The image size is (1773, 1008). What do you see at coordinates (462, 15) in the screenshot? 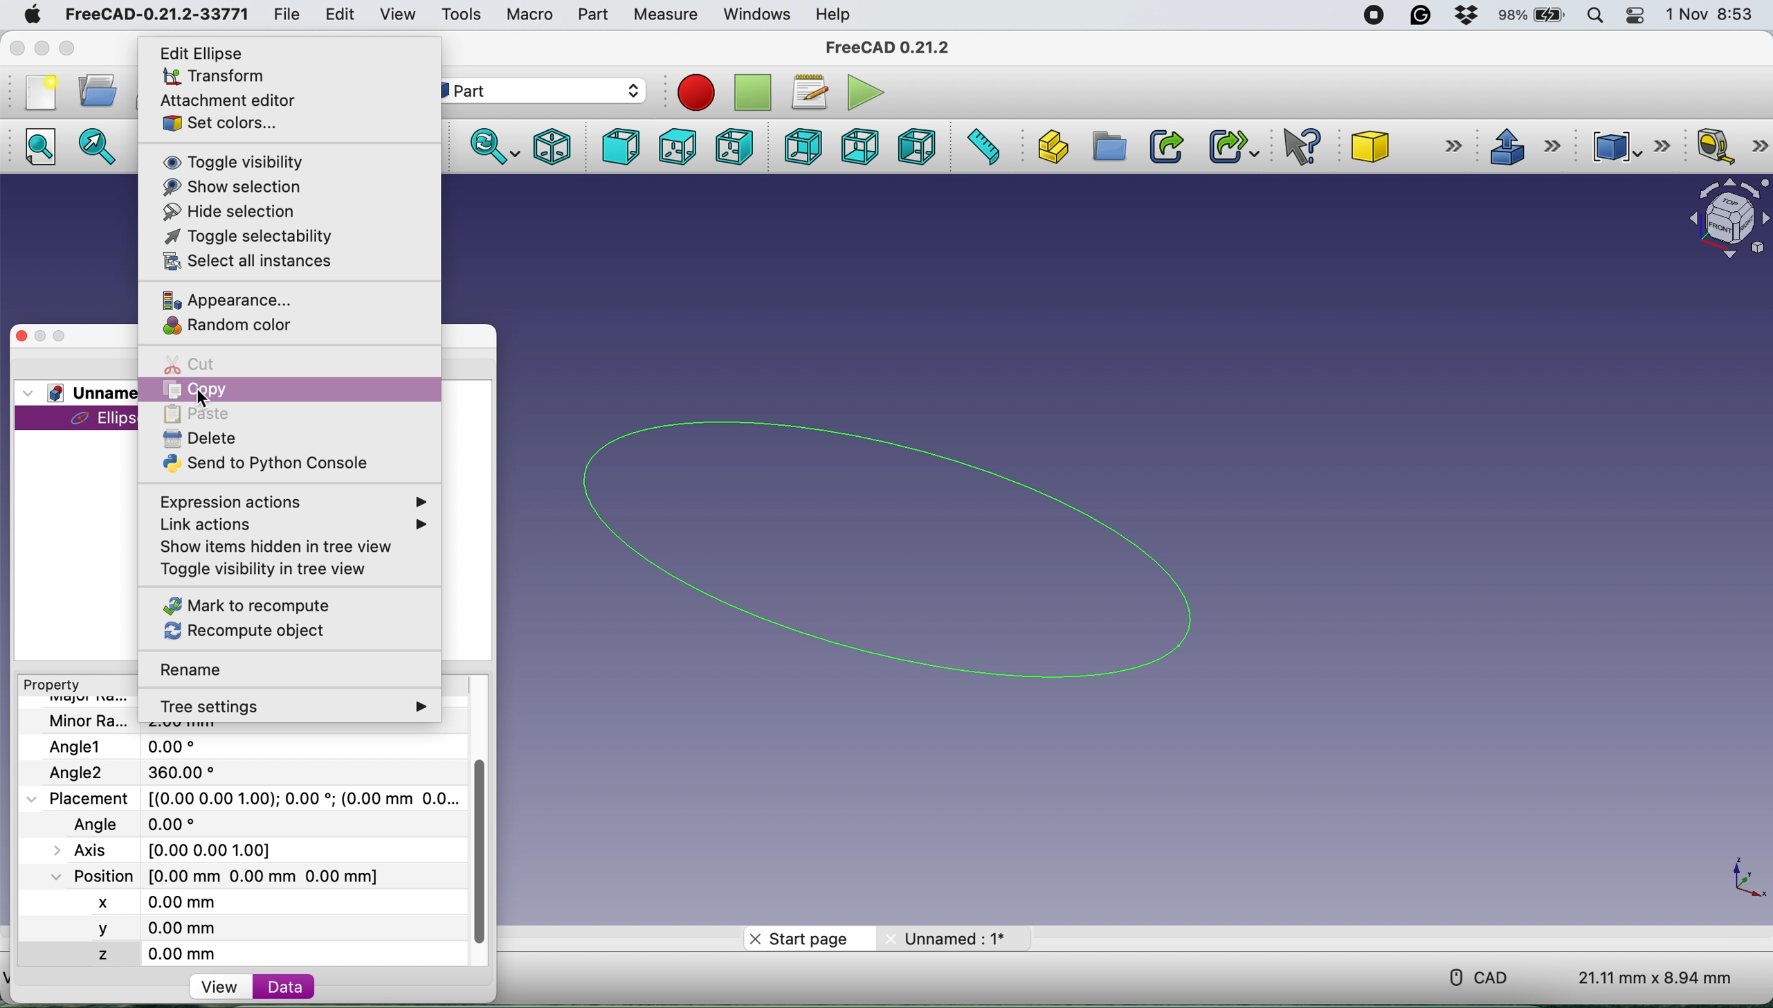
I see `tools` at bounding box center [462, 15].